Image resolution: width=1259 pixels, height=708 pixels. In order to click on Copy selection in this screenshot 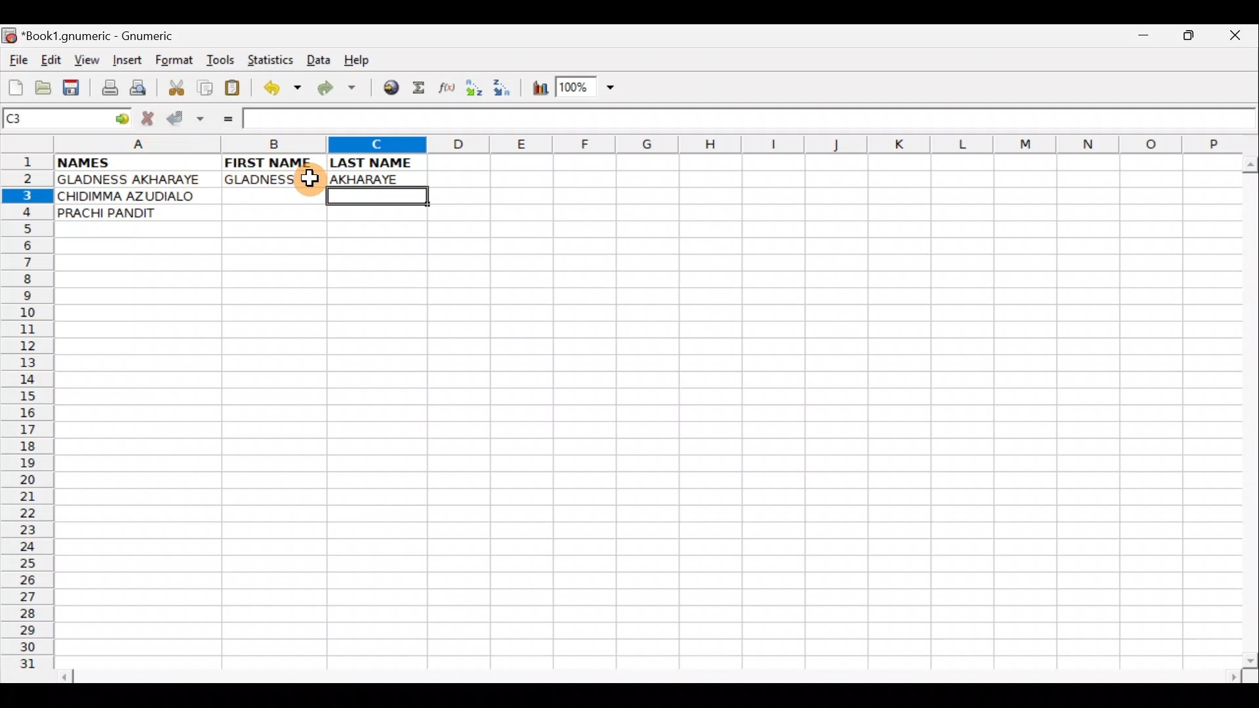, I will do `click(206, 87)`.